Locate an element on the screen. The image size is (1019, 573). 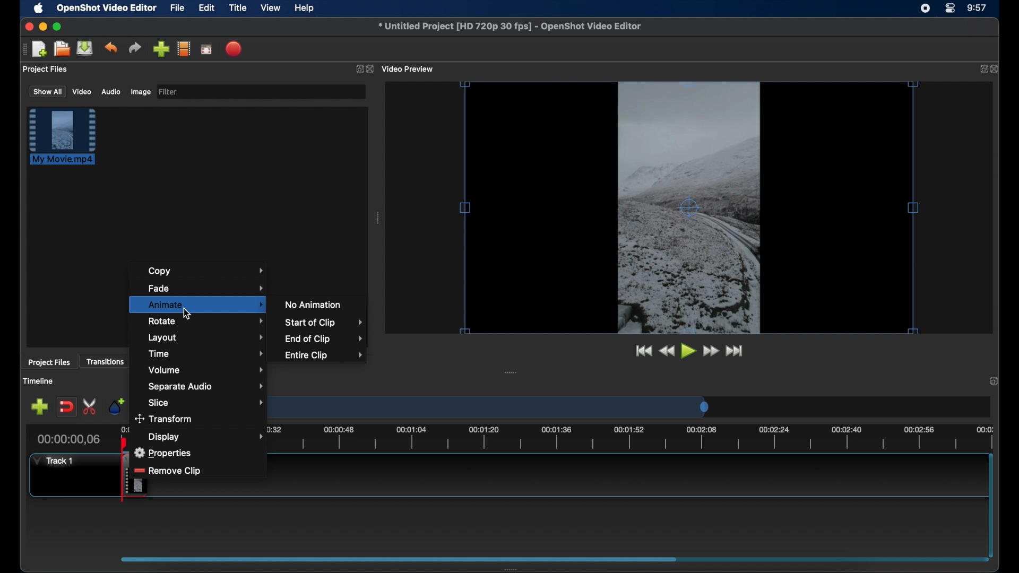
open files is located at coordinates (62, 49).